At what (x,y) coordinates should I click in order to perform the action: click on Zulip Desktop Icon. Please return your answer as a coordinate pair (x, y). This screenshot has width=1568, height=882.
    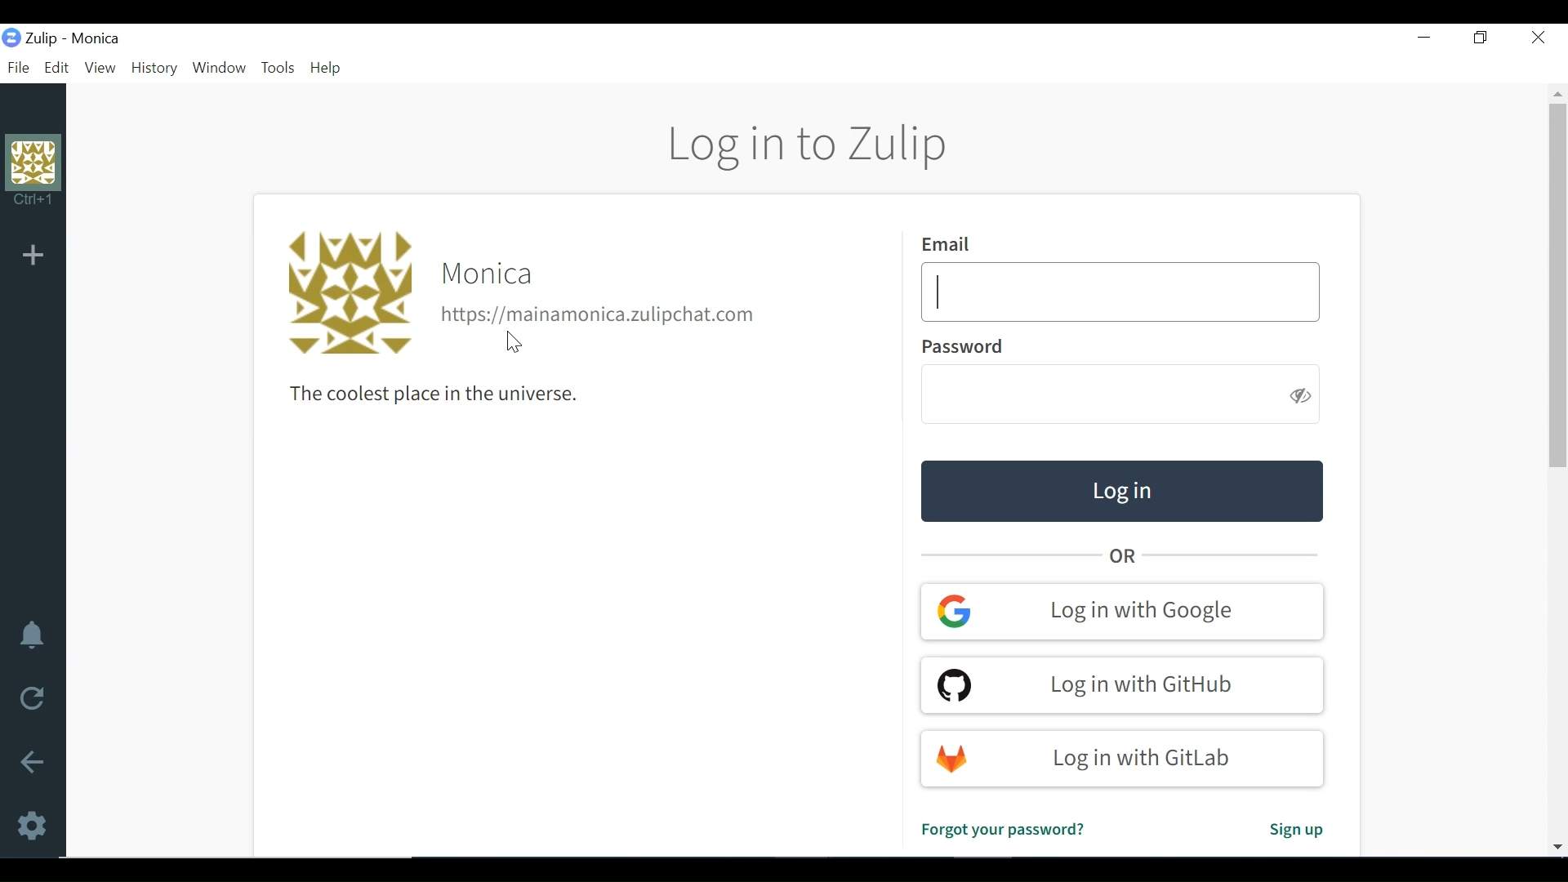
    Looking at the image, I should click on (33, 38).